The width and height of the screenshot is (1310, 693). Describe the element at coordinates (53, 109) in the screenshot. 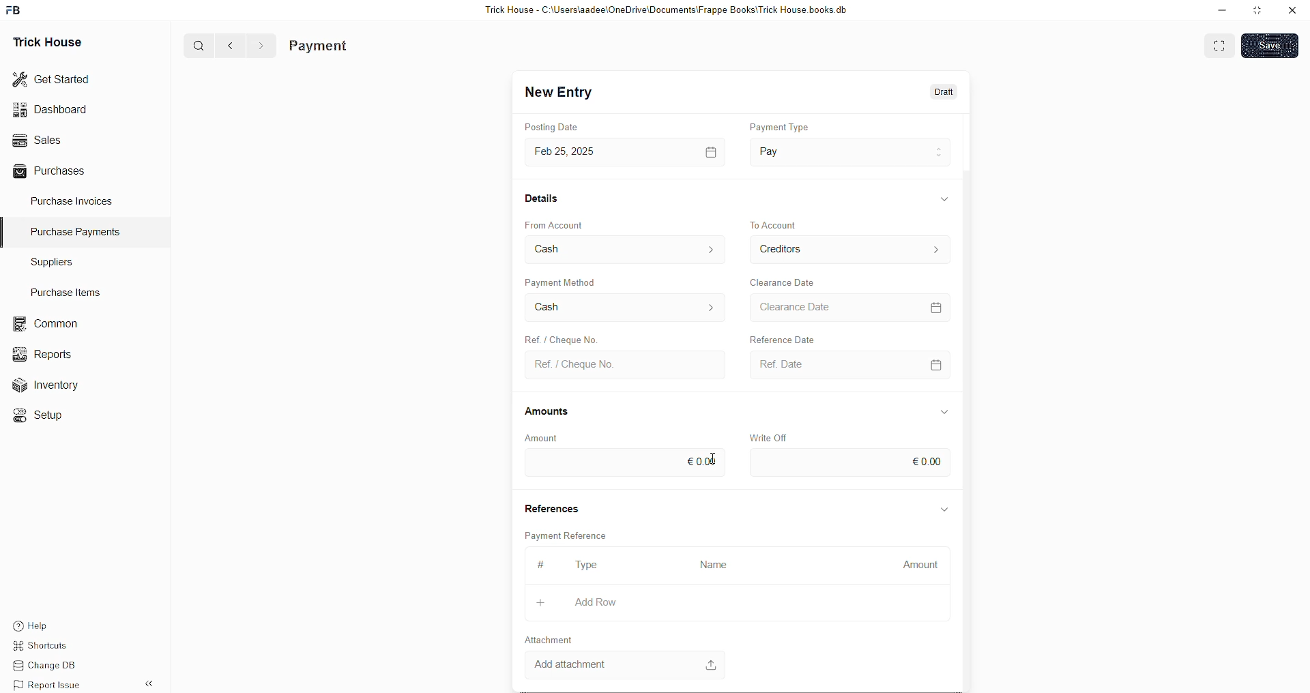

I see `Dashboard` at that location.